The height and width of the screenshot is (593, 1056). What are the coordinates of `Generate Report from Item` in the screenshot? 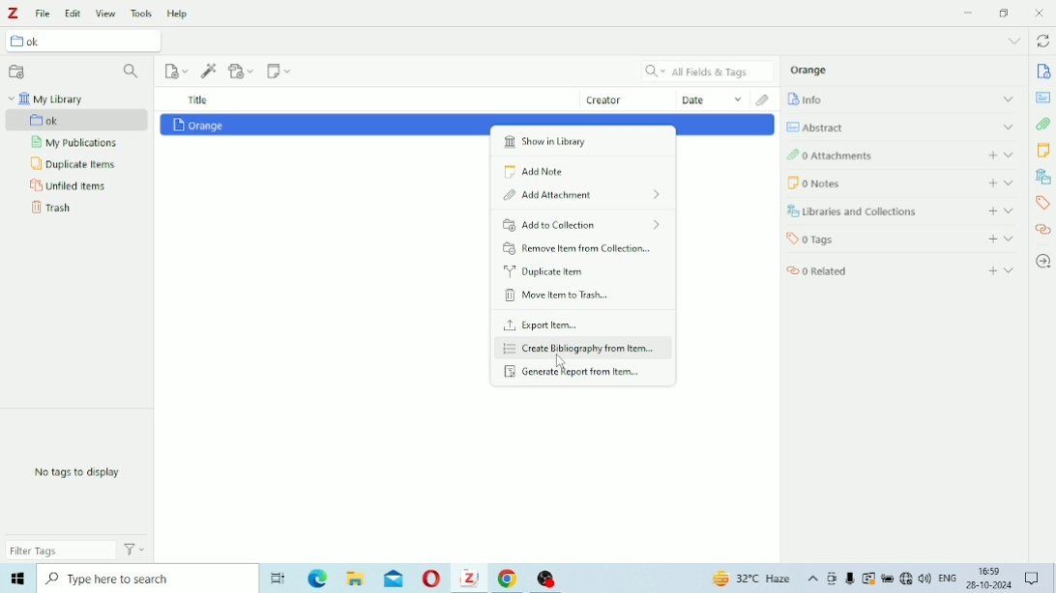 It's located at (575, 373).